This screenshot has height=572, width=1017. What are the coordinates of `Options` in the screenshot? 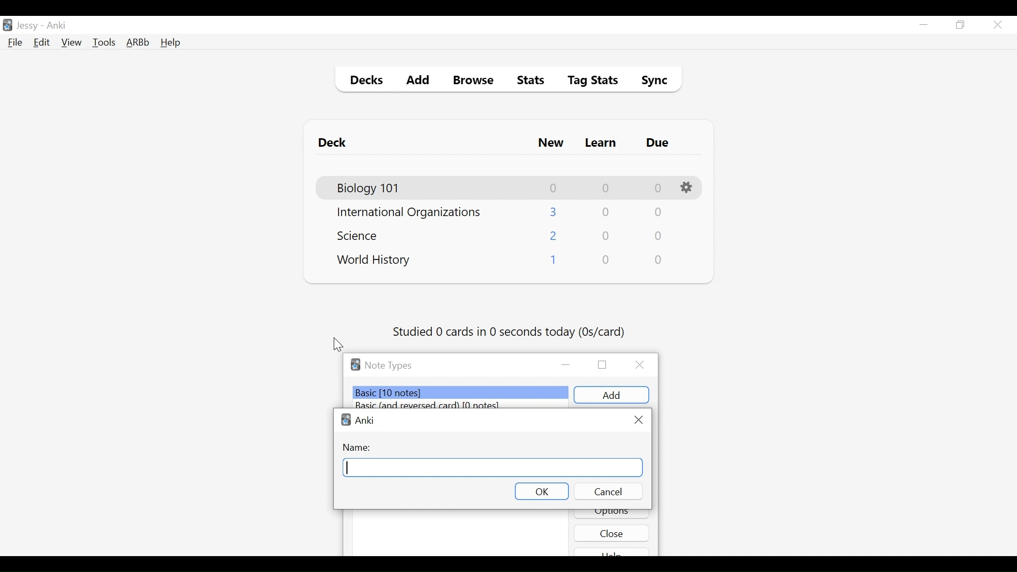 It's located at (688, 188).